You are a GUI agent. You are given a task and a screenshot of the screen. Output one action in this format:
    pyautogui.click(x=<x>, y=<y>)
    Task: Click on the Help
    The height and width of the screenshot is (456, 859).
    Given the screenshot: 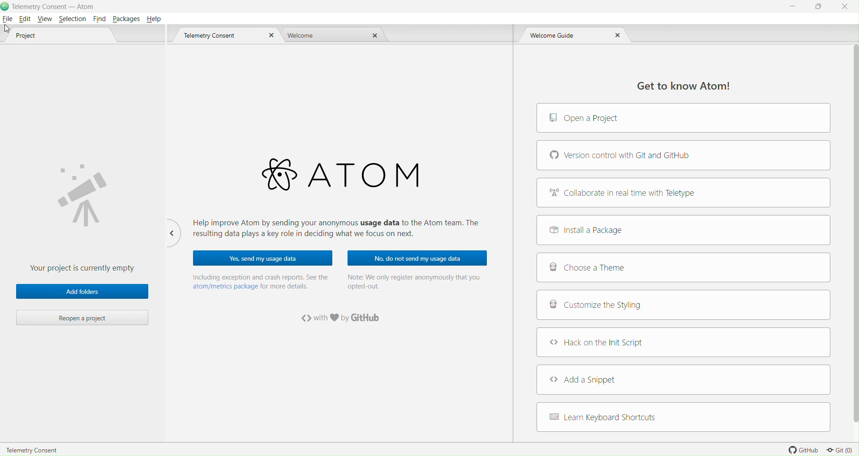 What is the action you would take?
    pyautogui.click(x=155, y=18)
    